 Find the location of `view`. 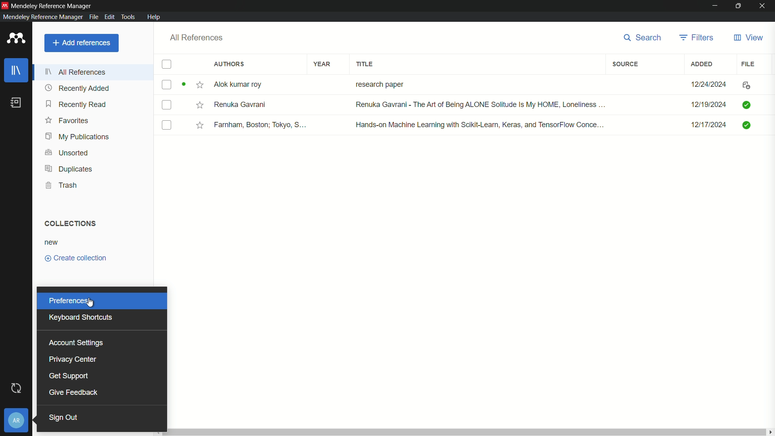

view is located at coordinates (748, 38).